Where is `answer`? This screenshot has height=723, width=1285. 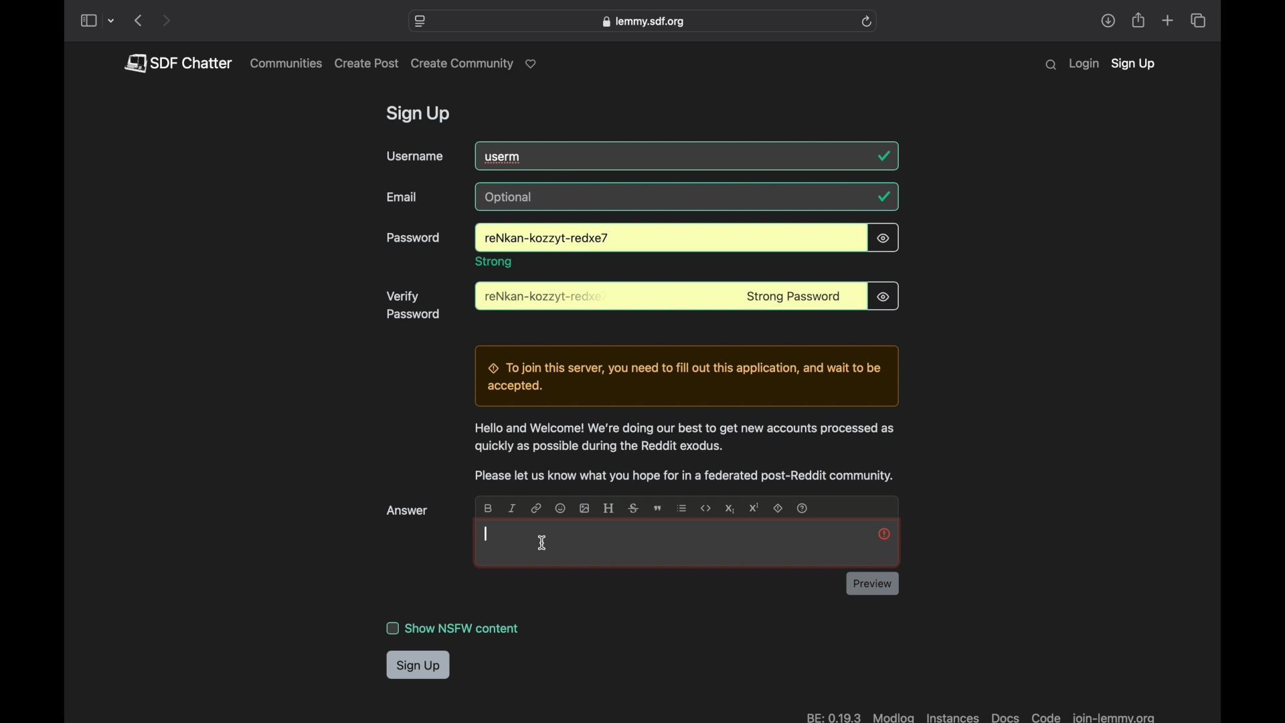 answer is located at coordinates (408, 511).